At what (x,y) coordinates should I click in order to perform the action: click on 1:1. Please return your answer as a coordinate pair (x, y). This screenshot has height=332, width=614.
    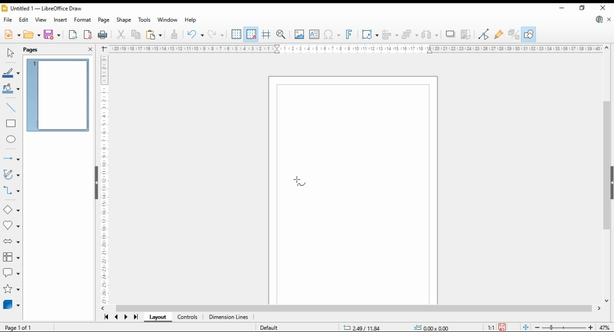
    Looking at the image, I should click on (488, 328).